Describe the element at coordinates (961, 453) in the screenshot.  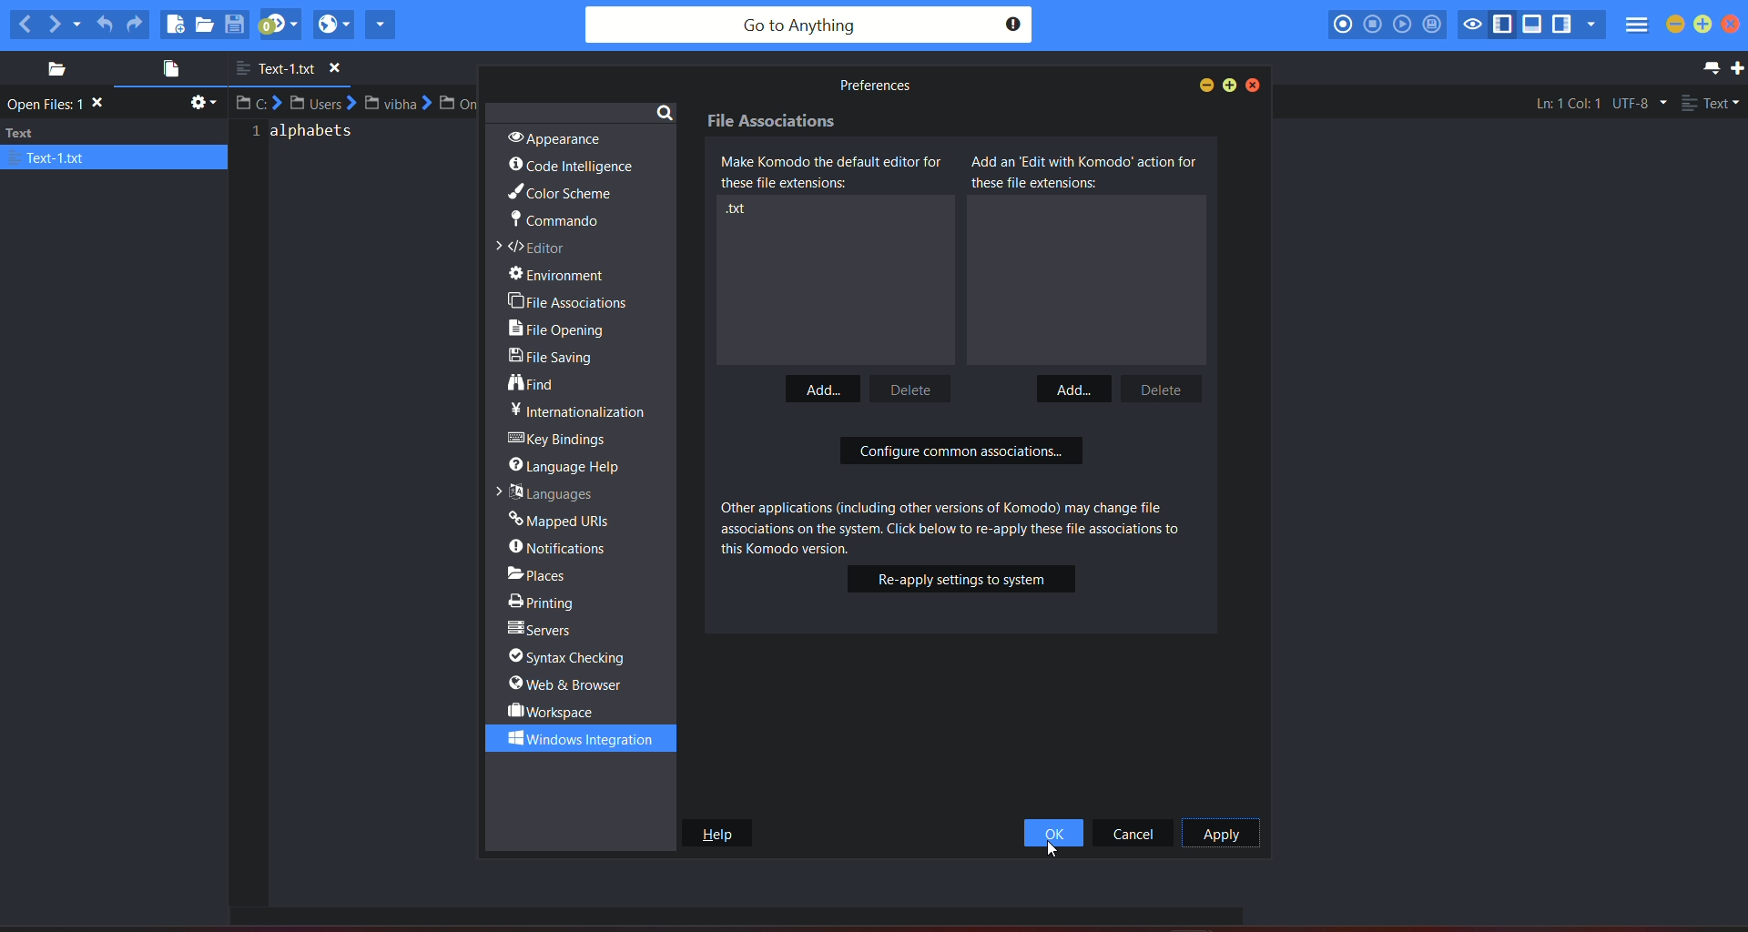
I see `configure common associations` at that location.